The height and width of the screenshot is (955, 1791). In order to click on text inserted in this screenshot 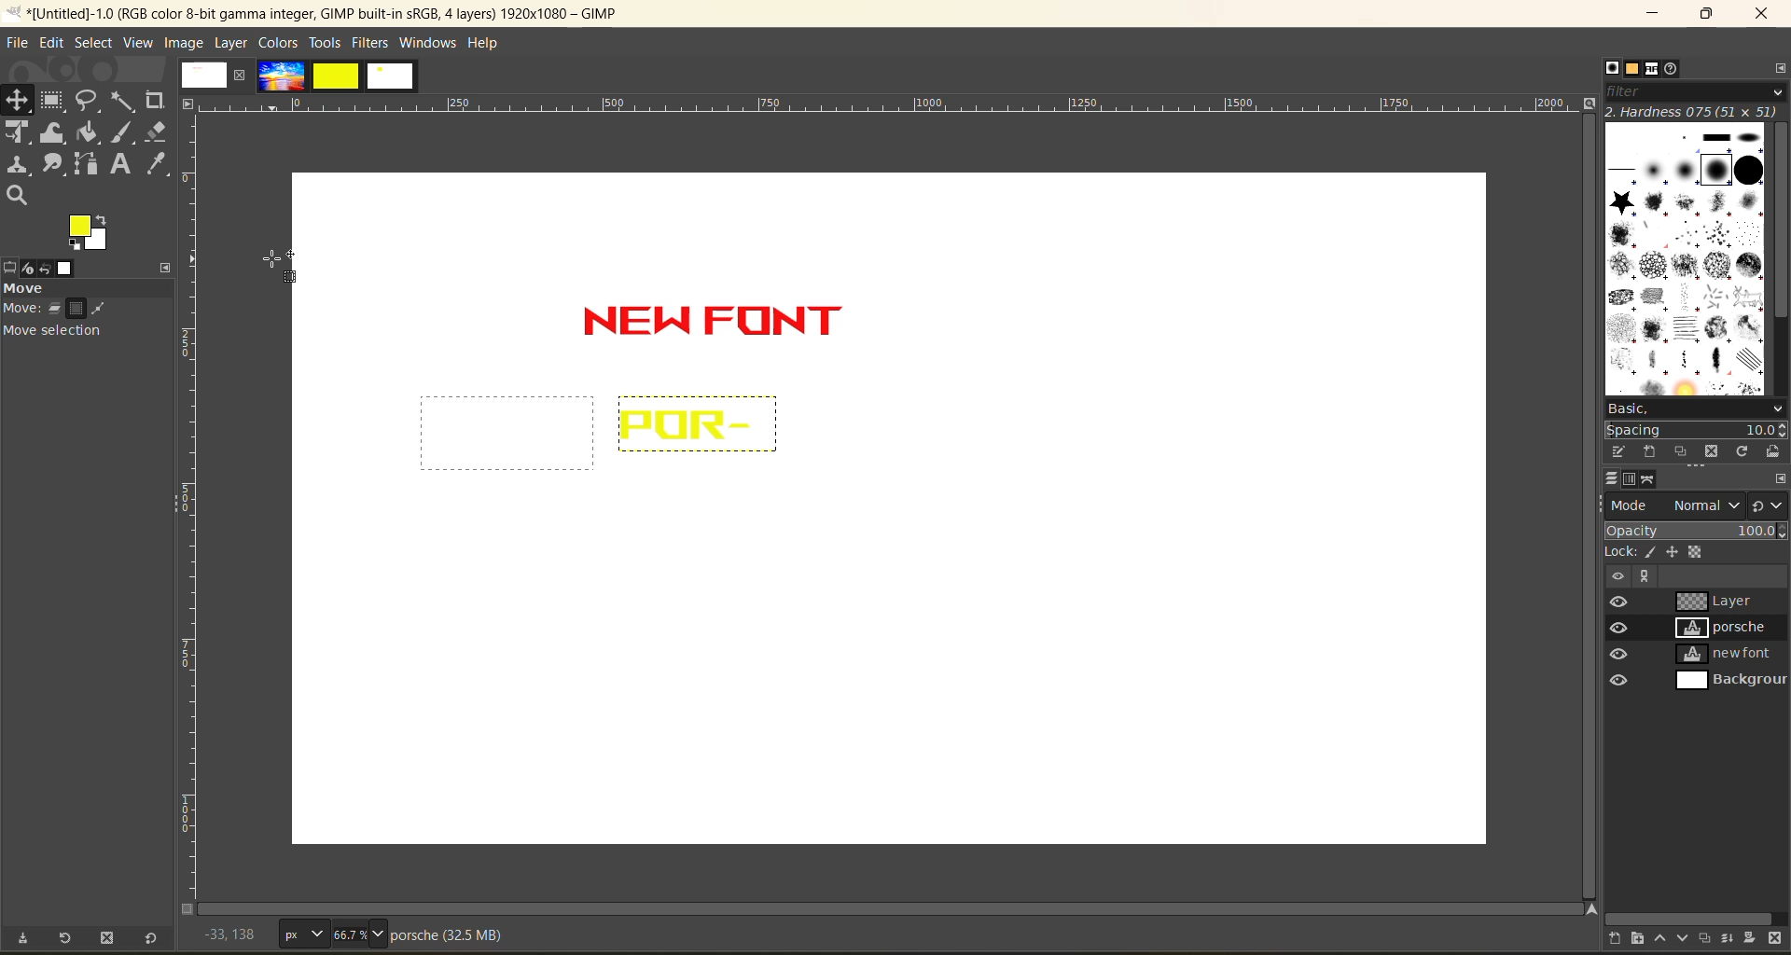, I will do `click(737, 329)`.